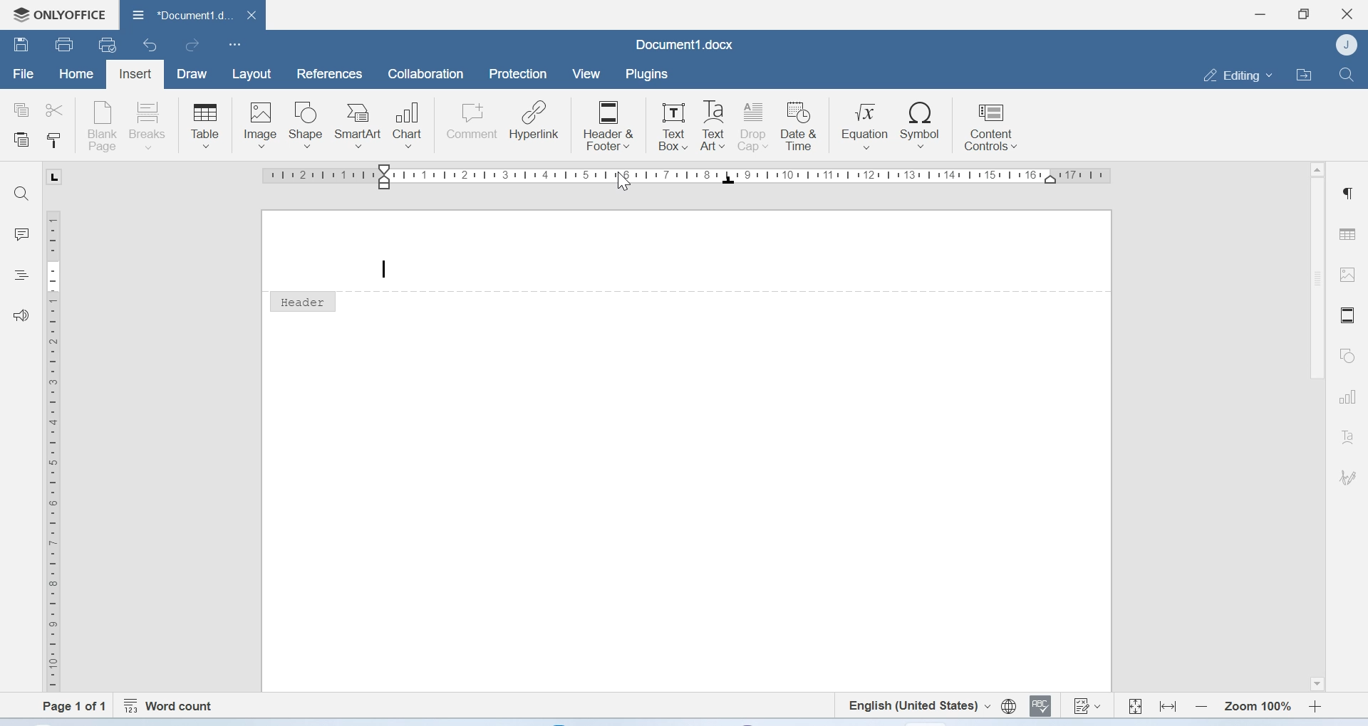 This screenshot has height=726, width=1368. Describe the element at coordinates (1303, 73) in the screenshot. I see `Open file location` at that location.